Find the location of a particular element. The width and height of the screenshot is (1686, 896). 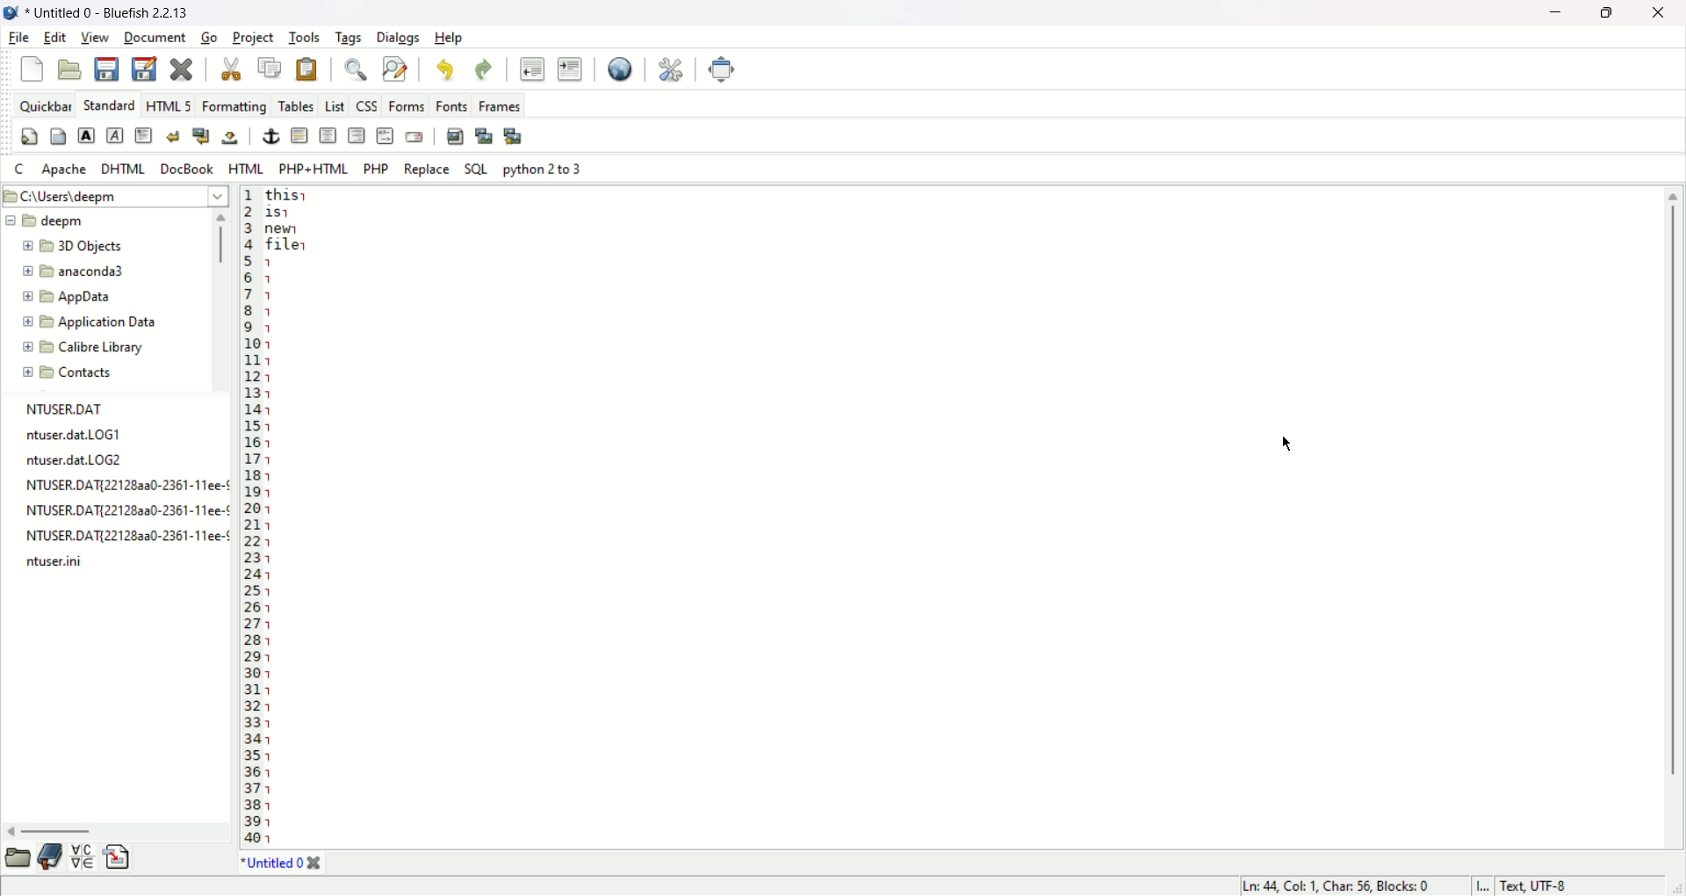

charmap is located at coordinates (83, 856).